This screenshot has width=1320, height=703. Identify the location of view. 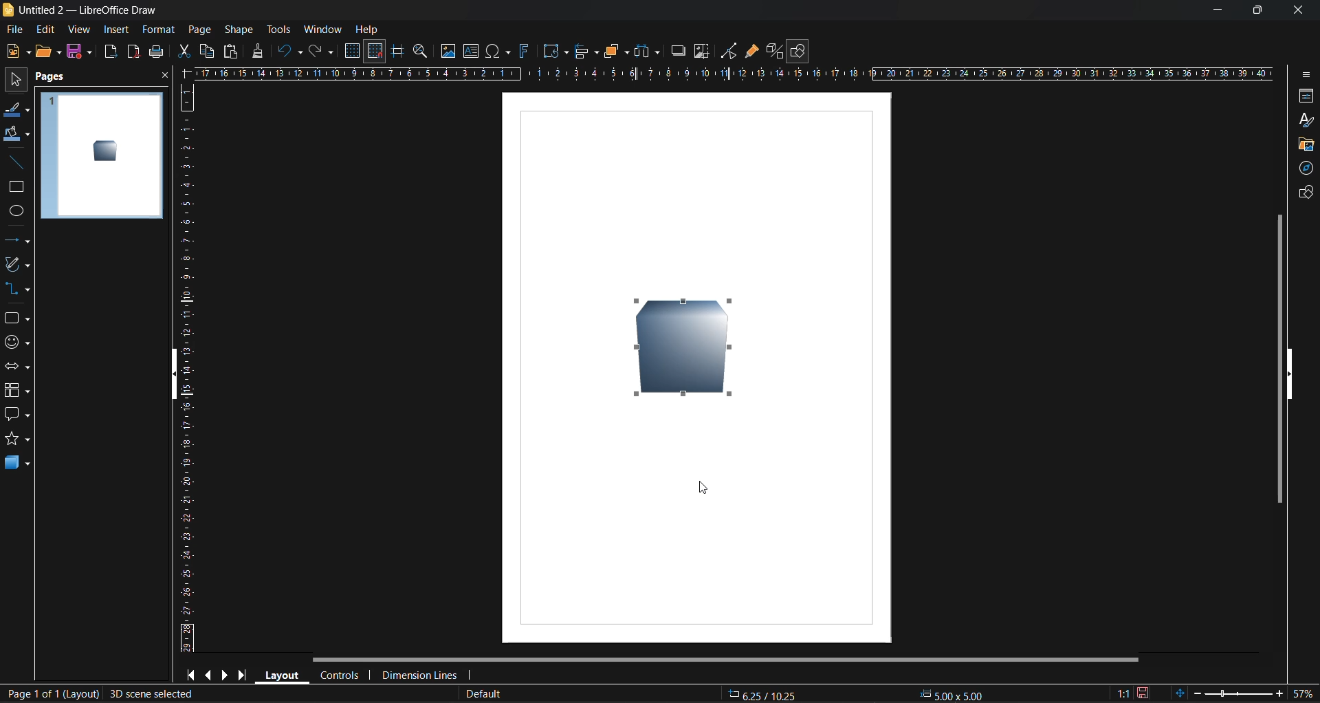
(80, 30).